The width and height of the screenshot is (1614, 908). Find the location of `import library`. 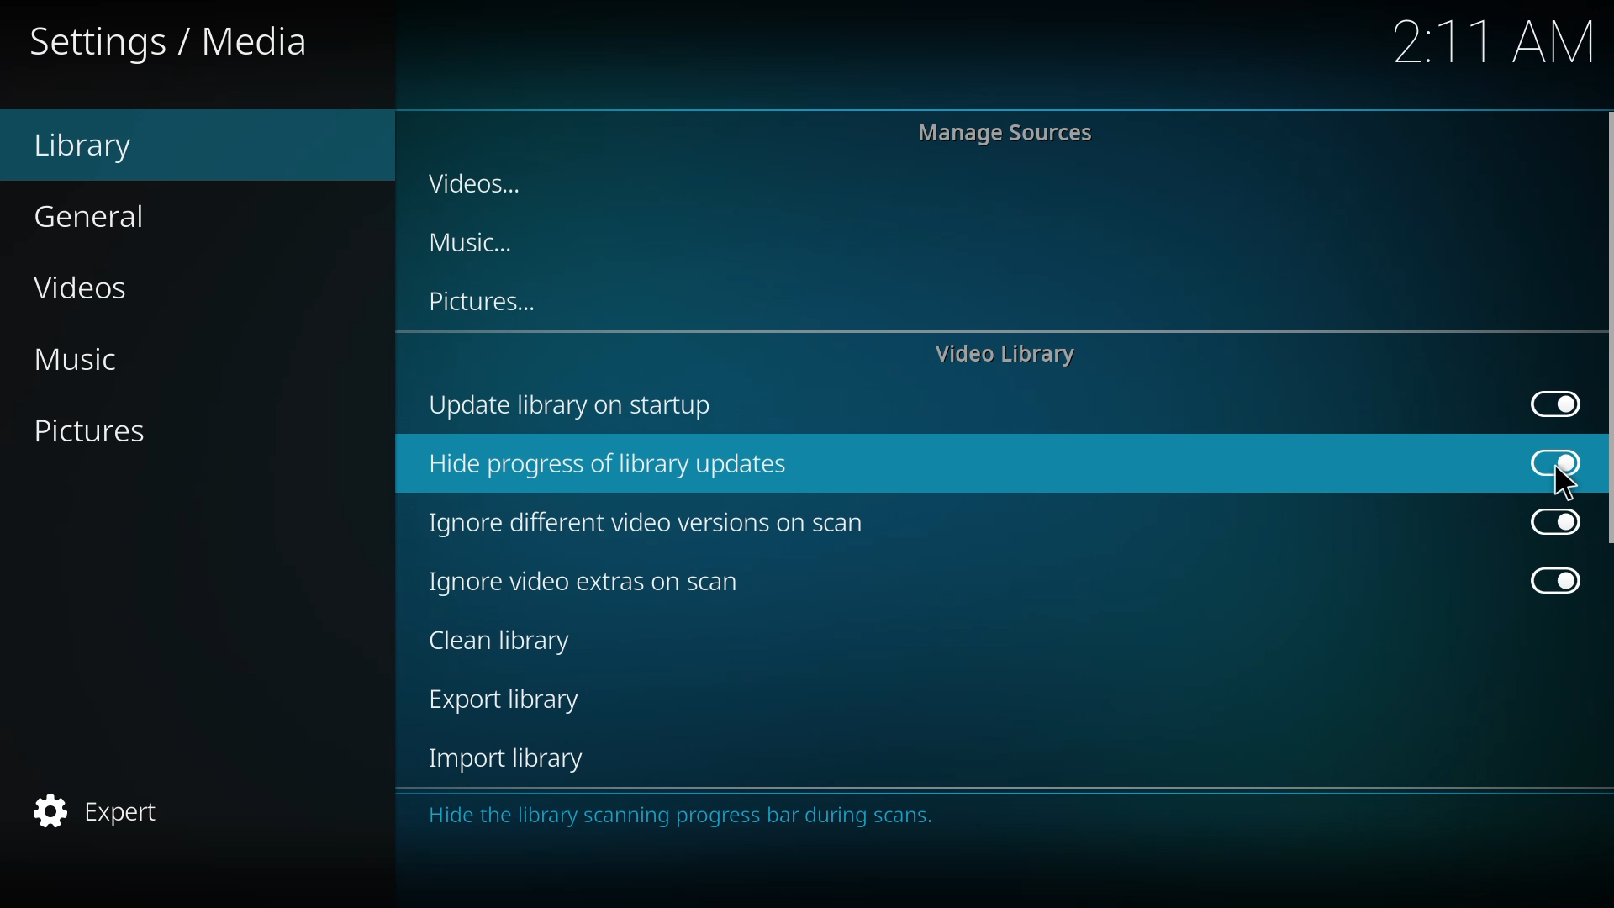

import library is located at coordinates (509, 762).